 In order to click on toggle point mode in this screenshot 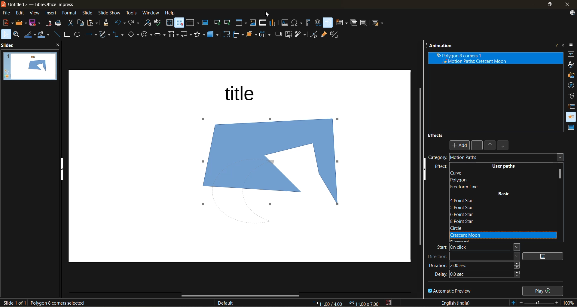, I will do `click(314, 35)`.